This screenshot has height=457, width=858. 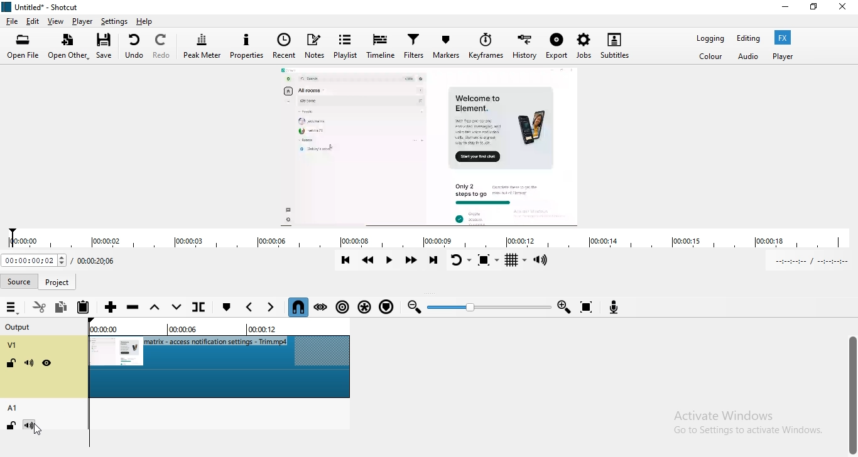 I want to click on Total duration, so click(x=97, y=261).